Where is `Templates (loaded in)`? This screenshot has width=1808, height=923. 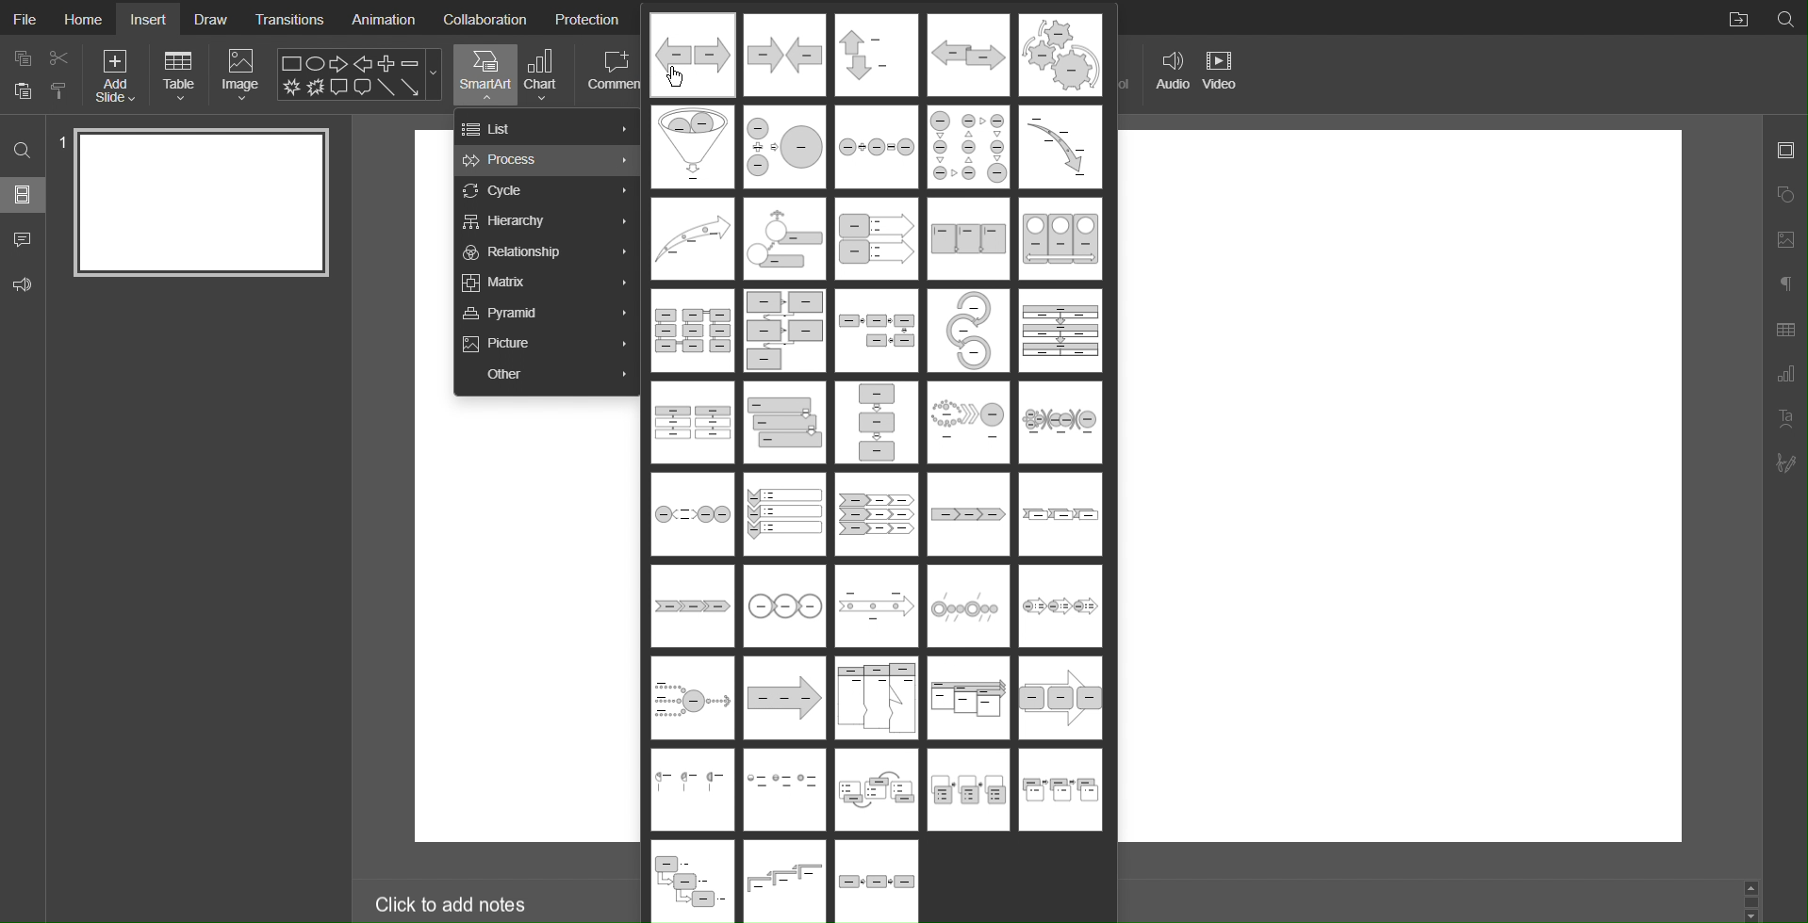 Templates (loaded in) is located at coordinates (875, 652).